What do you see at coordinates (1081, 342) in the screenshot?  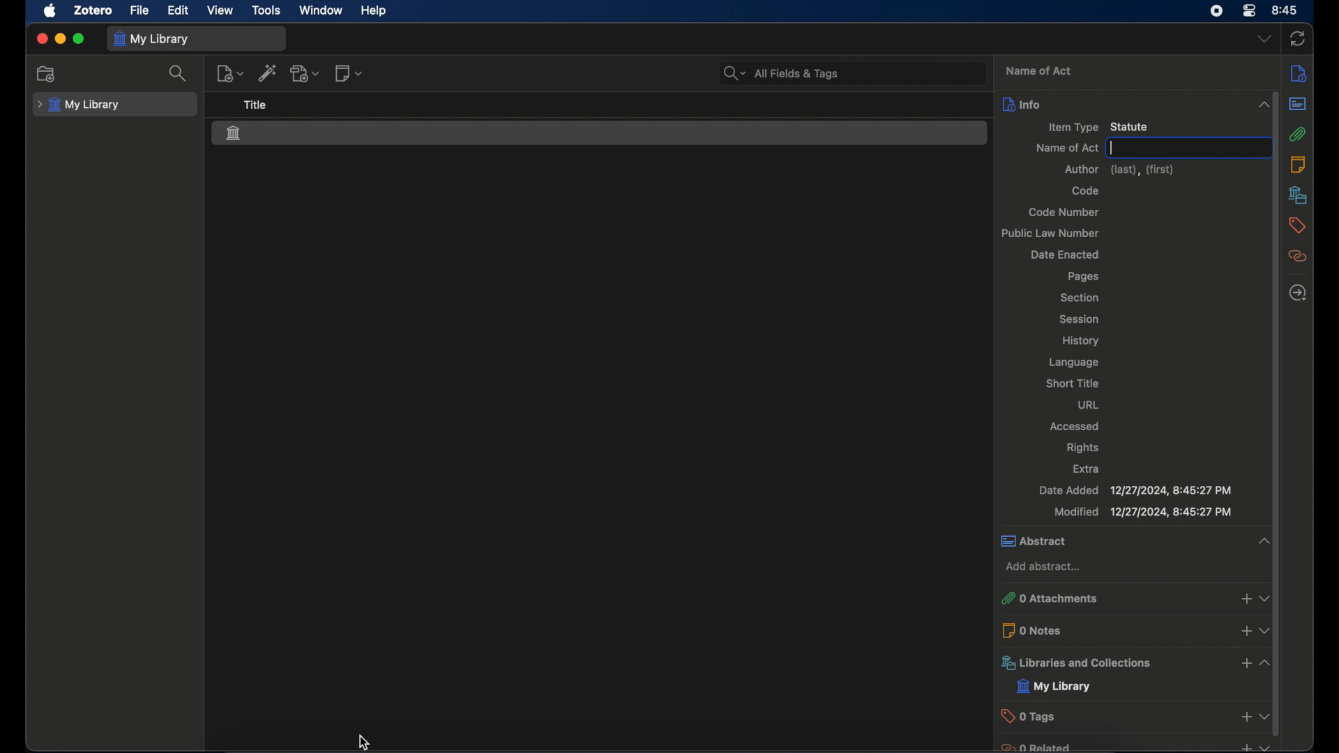 I see `history` at bounding box center [1081, 342].